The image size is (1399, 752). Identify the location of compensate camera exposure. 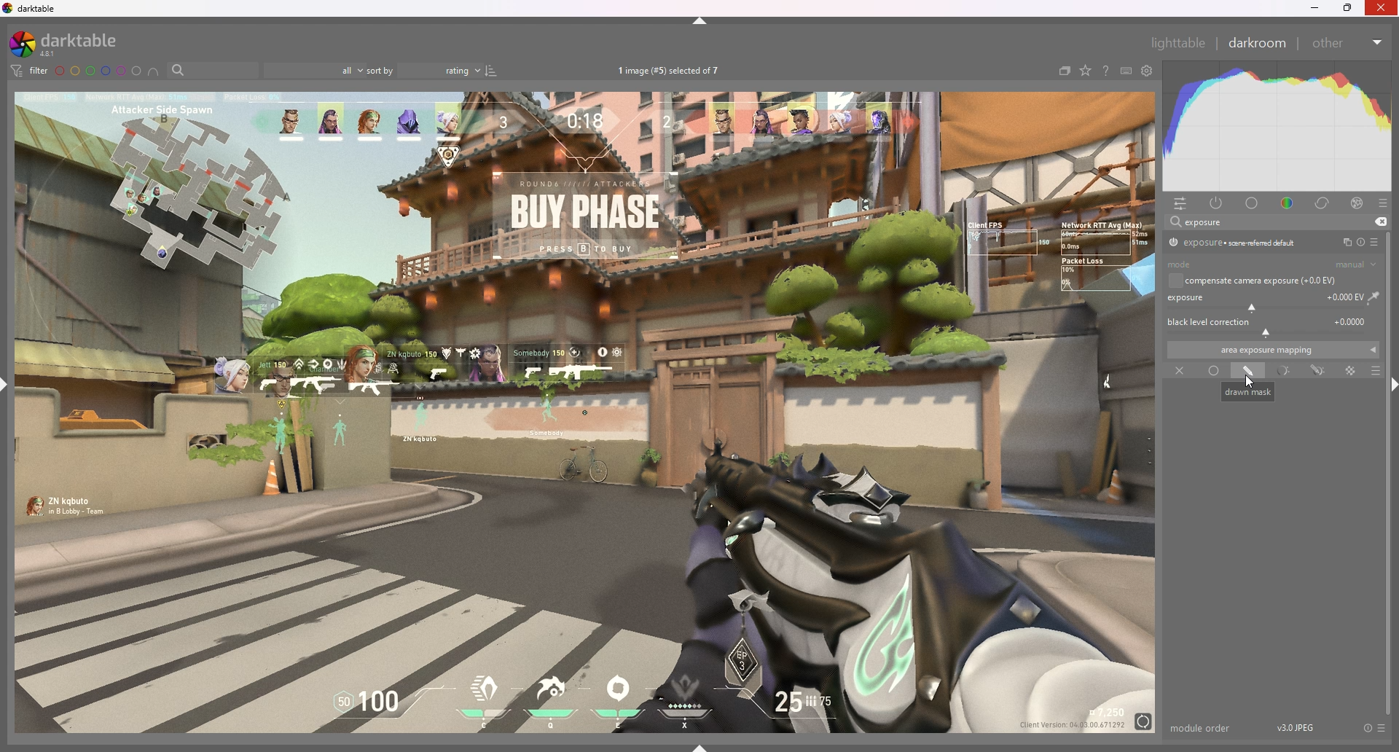
(1261, 281).